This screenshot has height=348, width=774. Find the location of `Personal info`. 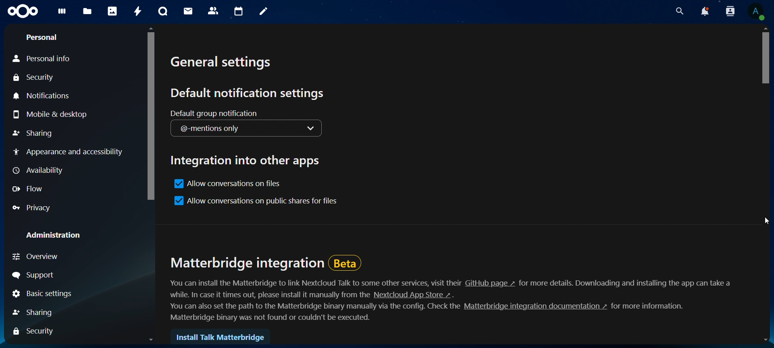

Personal info is located at coordinates (44, 57).